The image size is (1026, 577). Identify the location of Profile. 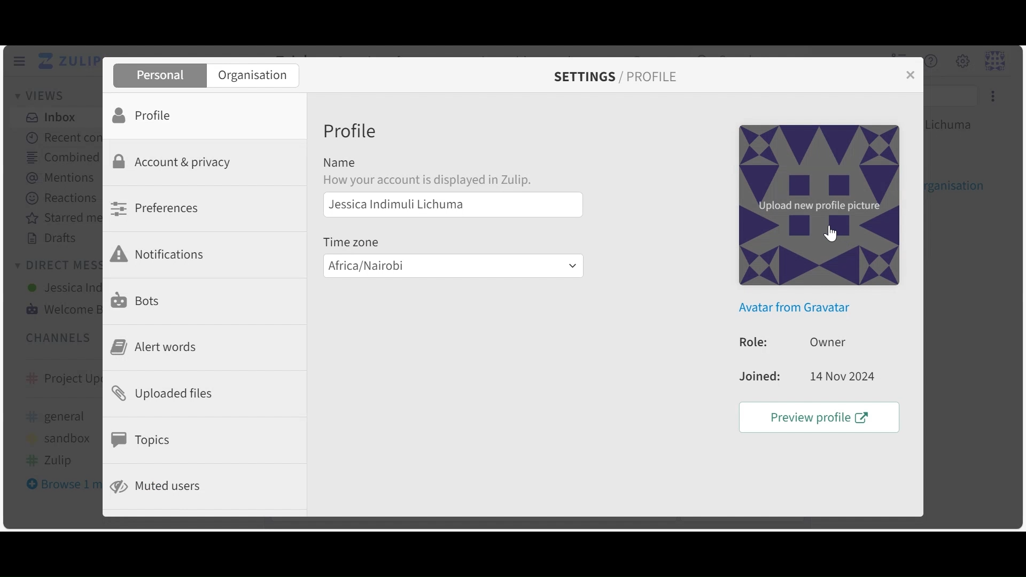
(144, 116).